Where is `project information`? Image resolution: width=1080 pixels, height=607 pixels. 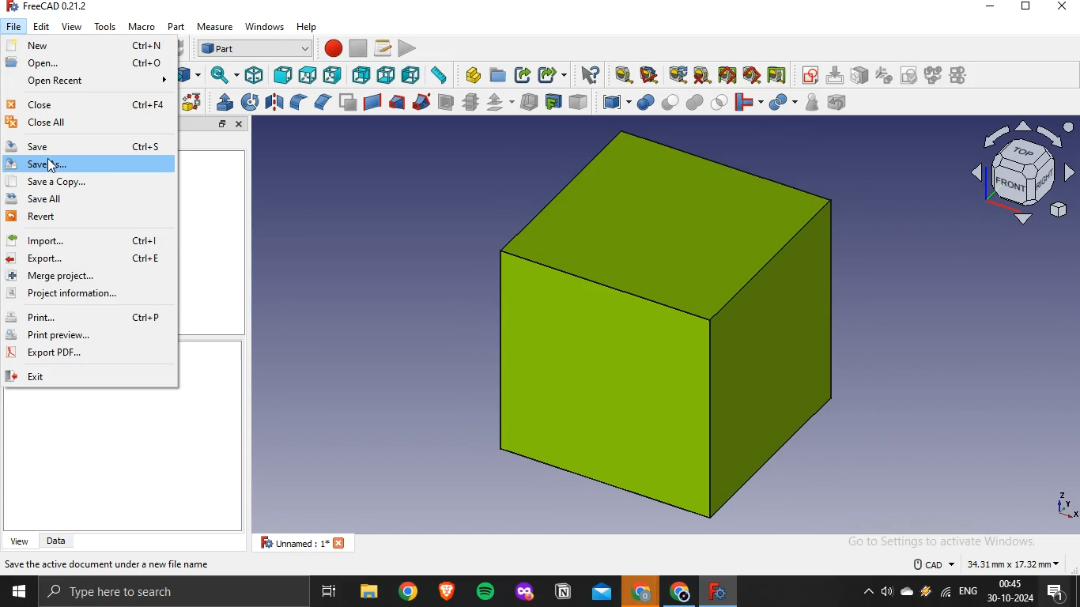
project information is located at coordinates (88, 296).